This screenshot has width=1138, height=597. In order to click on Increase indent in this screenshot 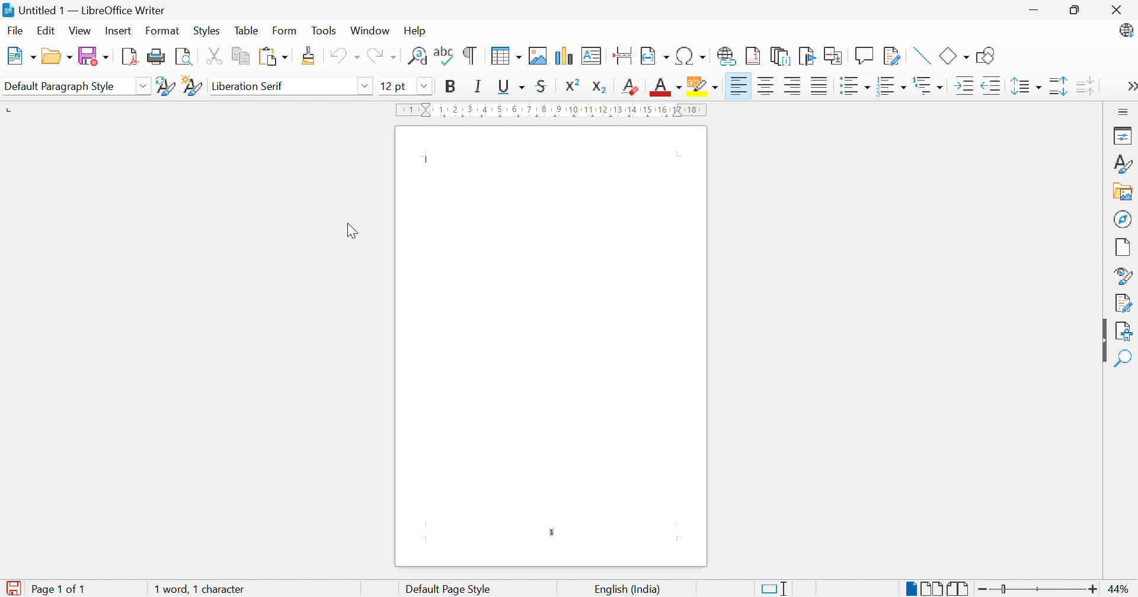, I will do `click(961, 88)`.